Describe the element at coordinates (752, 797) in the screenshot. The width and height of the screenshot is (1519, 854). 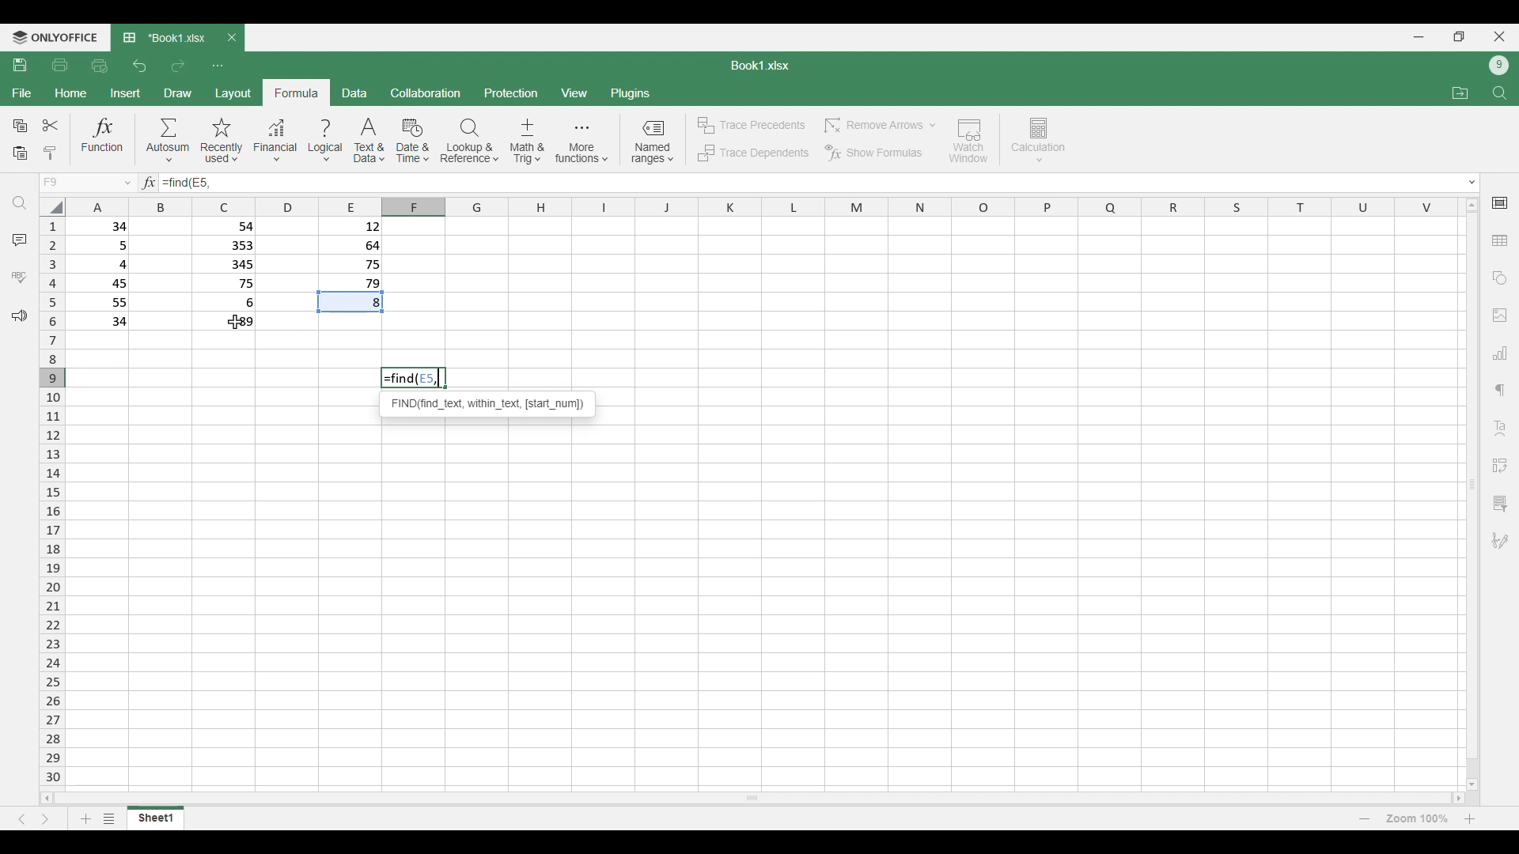
I see `Horizontal slide bar` at that location.